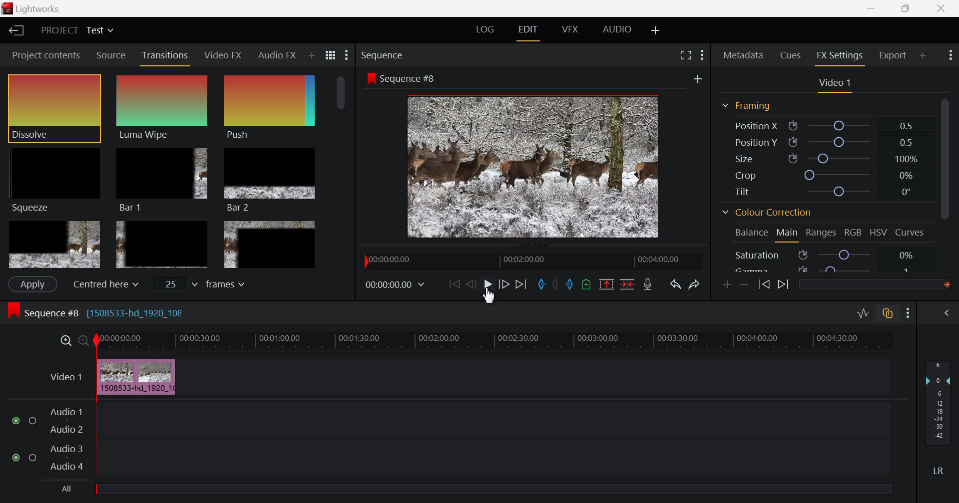 Image resolution: width=959 pixels, height=503 pixels. What do you see at coordinates (519, 286) in the screenshot?
I see `To End` at bounding box center [519, 286].